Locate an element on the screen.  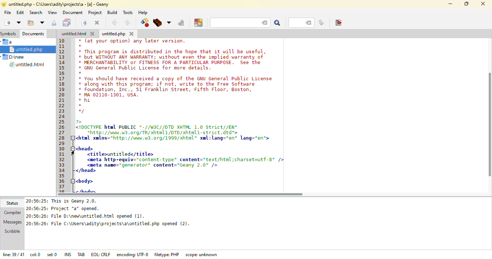
save is located at coordinates (54, 23).